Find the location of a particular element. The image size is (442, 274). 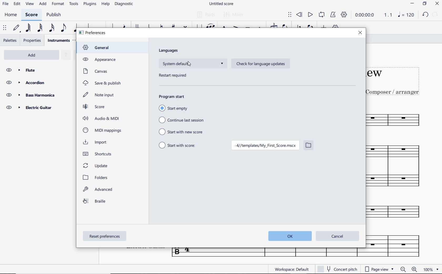

file name is located at coordinates (221, 4).